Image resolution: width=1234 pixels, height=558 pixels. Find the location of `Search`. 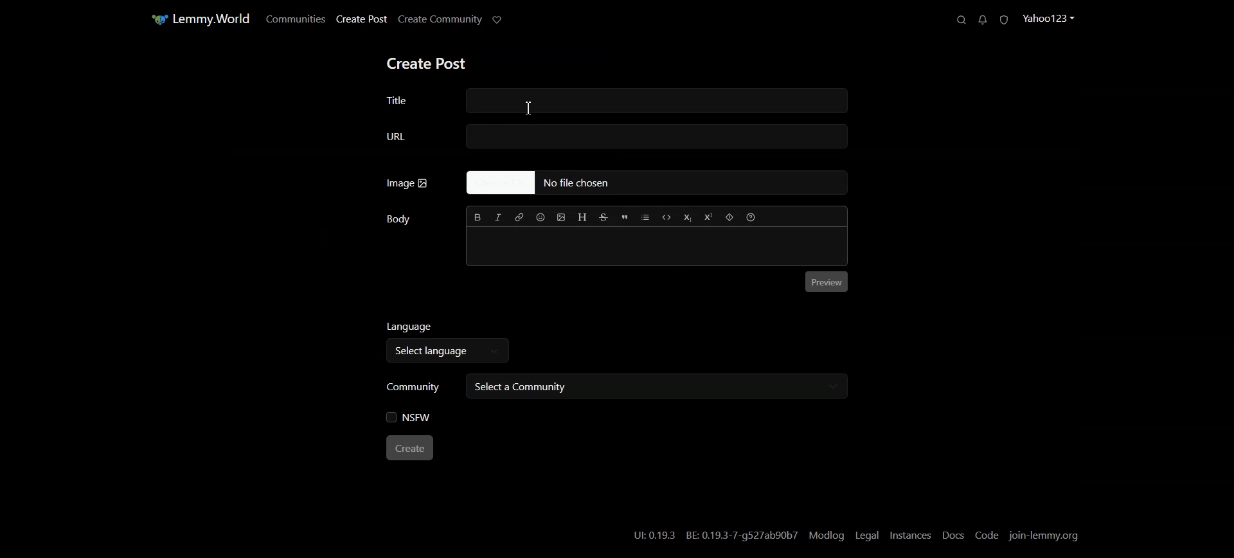

Search is located at coordinates (958, 19).